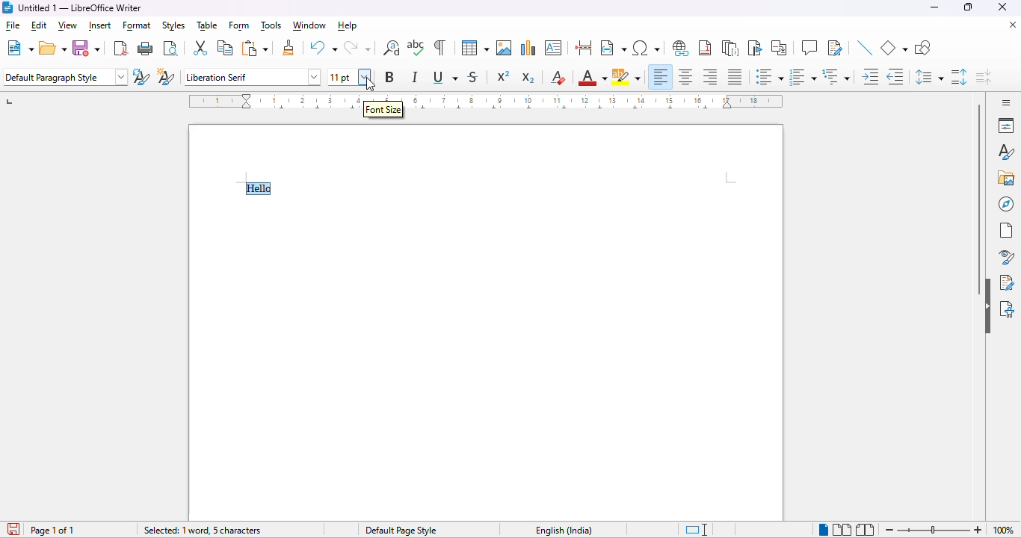  What do you see at coordinates (1006, 152) in the screenshot?
I see `styles` at bounding box center [1006, 152].